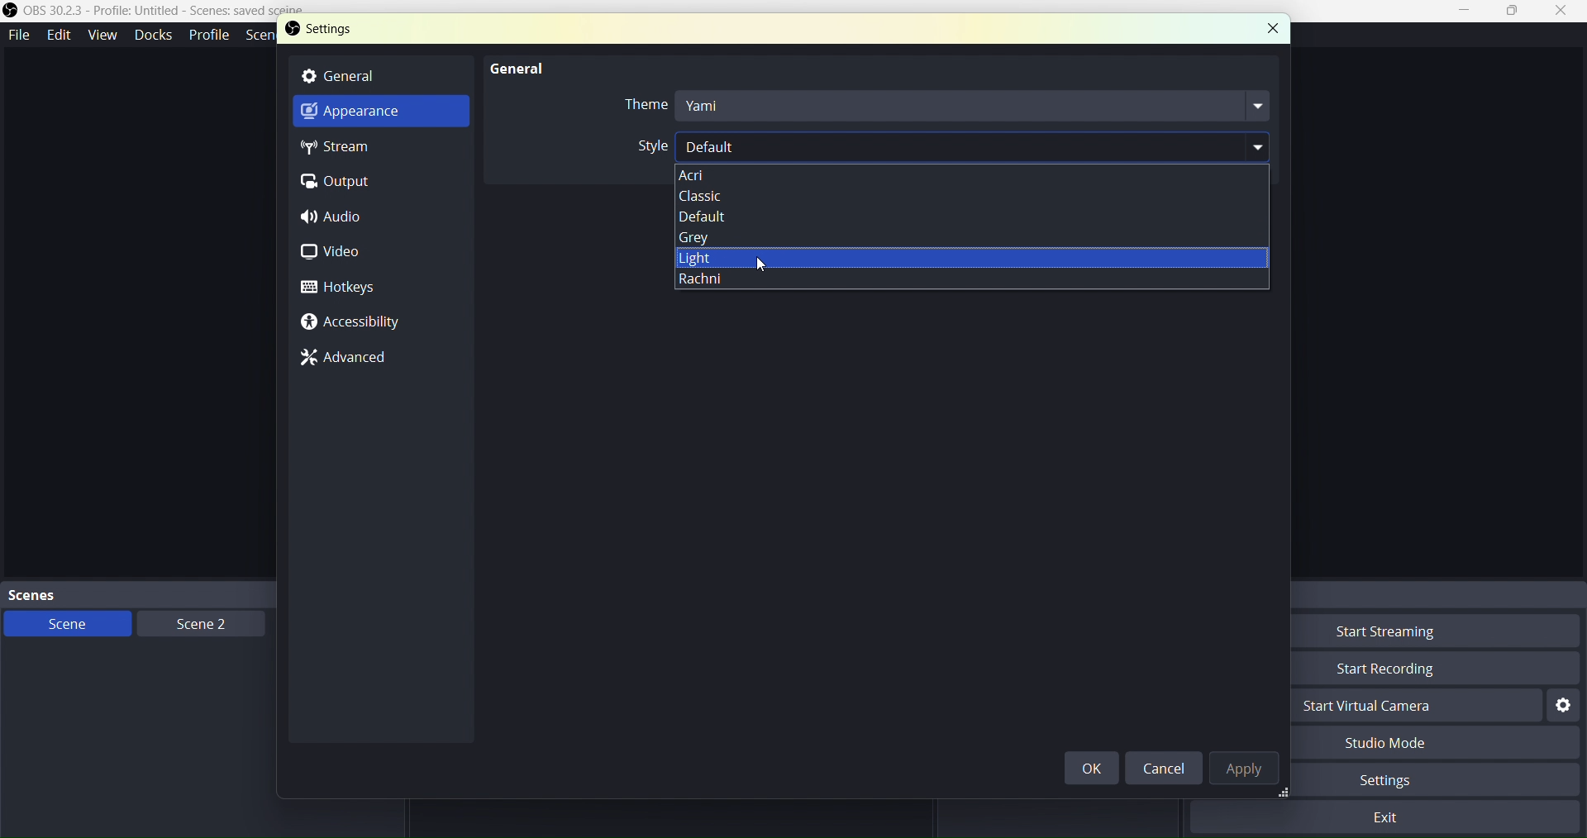 The width and height of the screenshot is (1587, 838). What do you see at coordinates (20, 32) in the screenshot?
I see `File` at bounding box center [20, 32].